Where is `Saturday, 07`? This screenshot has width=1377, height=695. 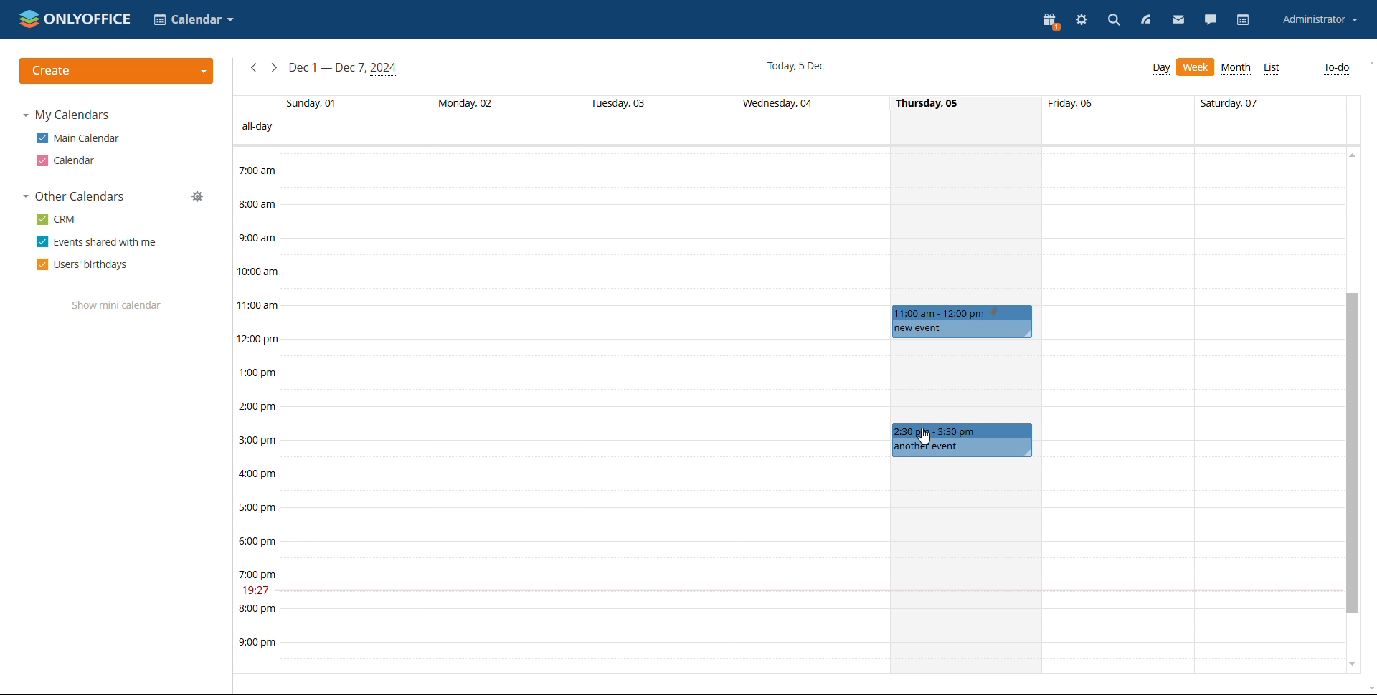 Saturday, 07 is located at coordinates (1229, 104).